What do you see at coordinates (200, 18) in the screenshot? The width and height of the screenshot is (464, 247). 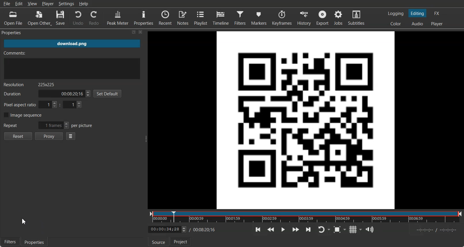 I see `Playlist` at bounding box center [200, 18].